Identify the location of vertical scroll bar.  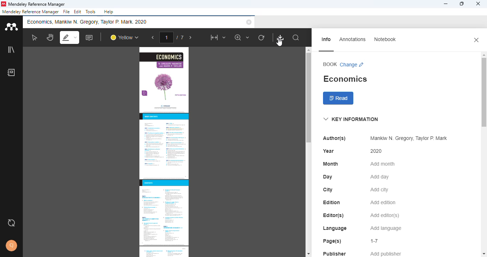
(307, 98).